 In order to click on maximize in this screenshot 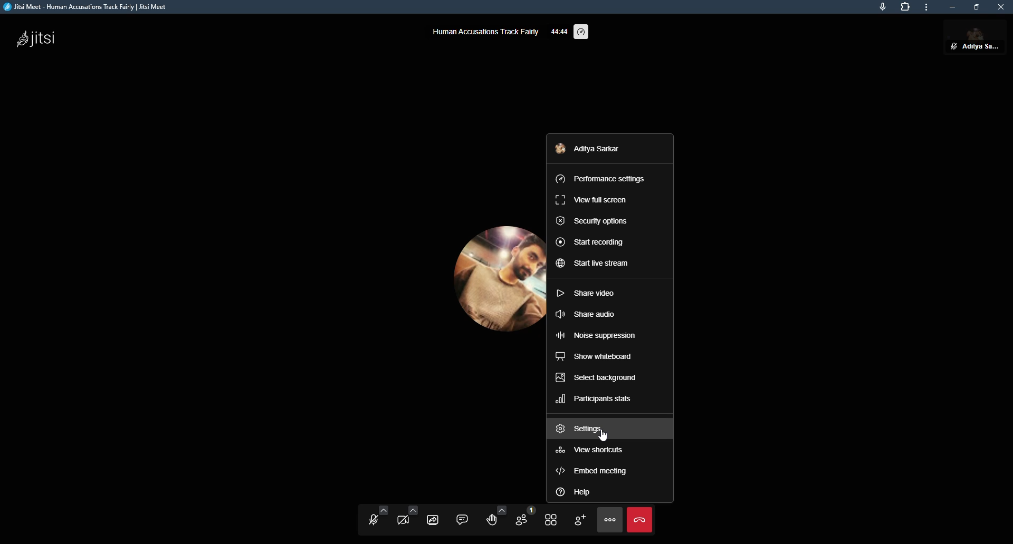, I will do `click(977, 7)`.